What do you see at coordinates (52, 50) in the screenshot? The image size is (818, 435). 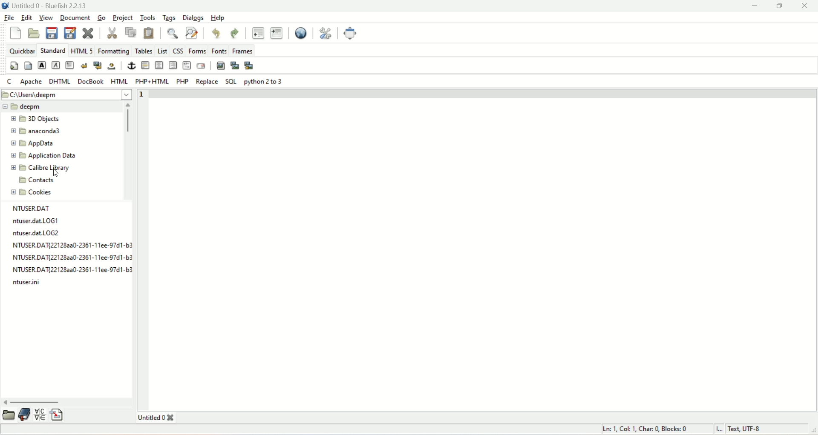 I see `Standard` at bounding box center [52, 50].